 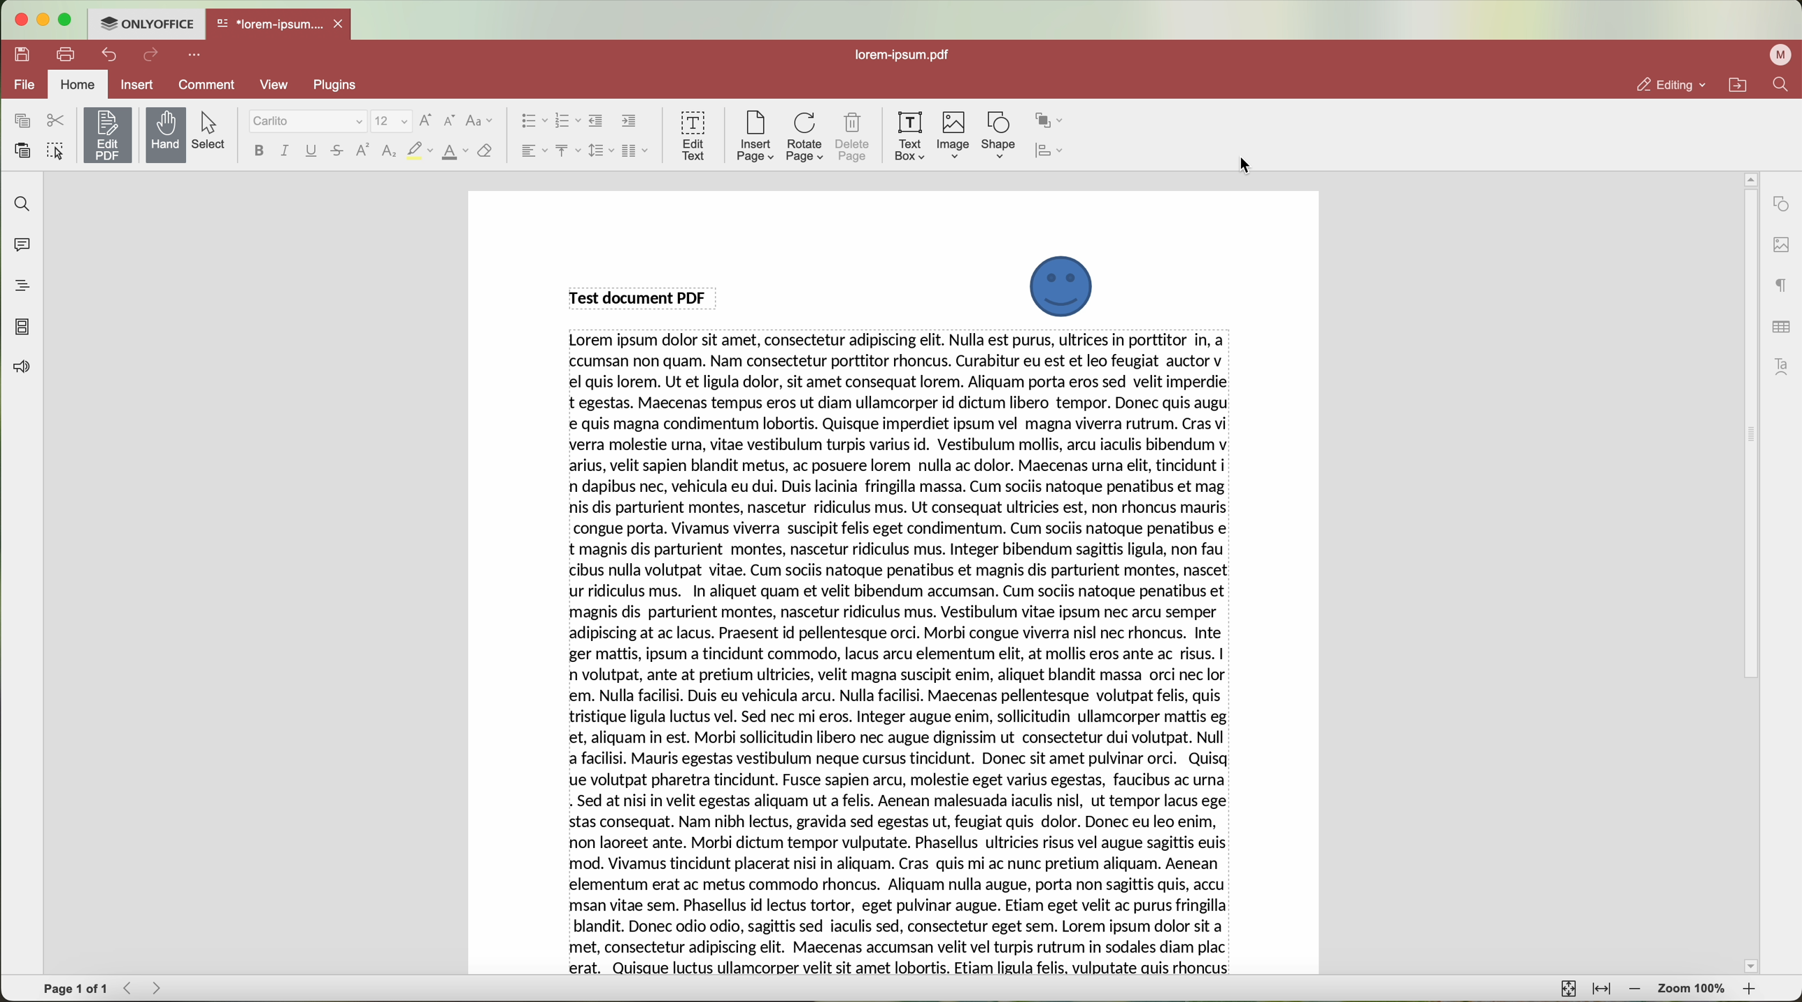 What do you see at coordinates (909, 134) in the screenshot?
I see `text box` at bounding box center [909, 134].